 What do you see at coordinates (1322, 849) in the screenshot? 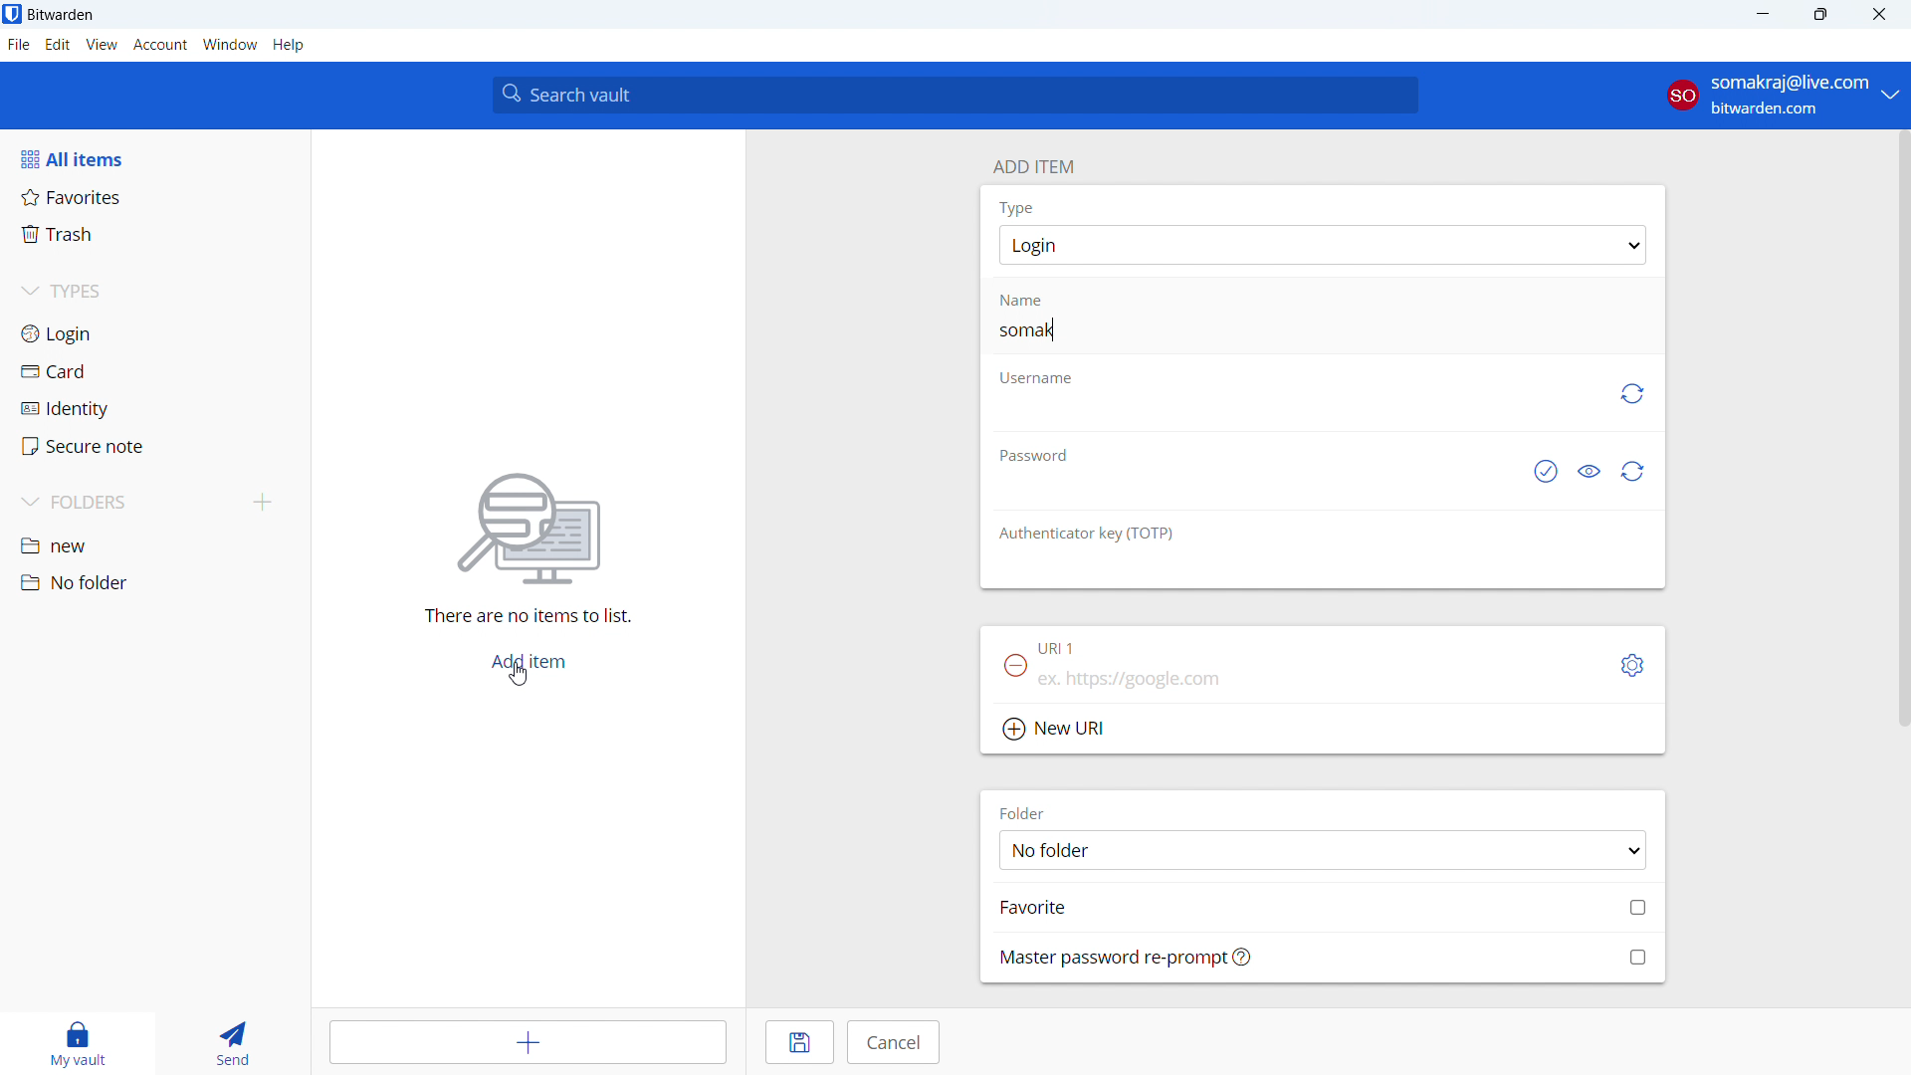
I see `select folder` at bounding box center [1322, 849].